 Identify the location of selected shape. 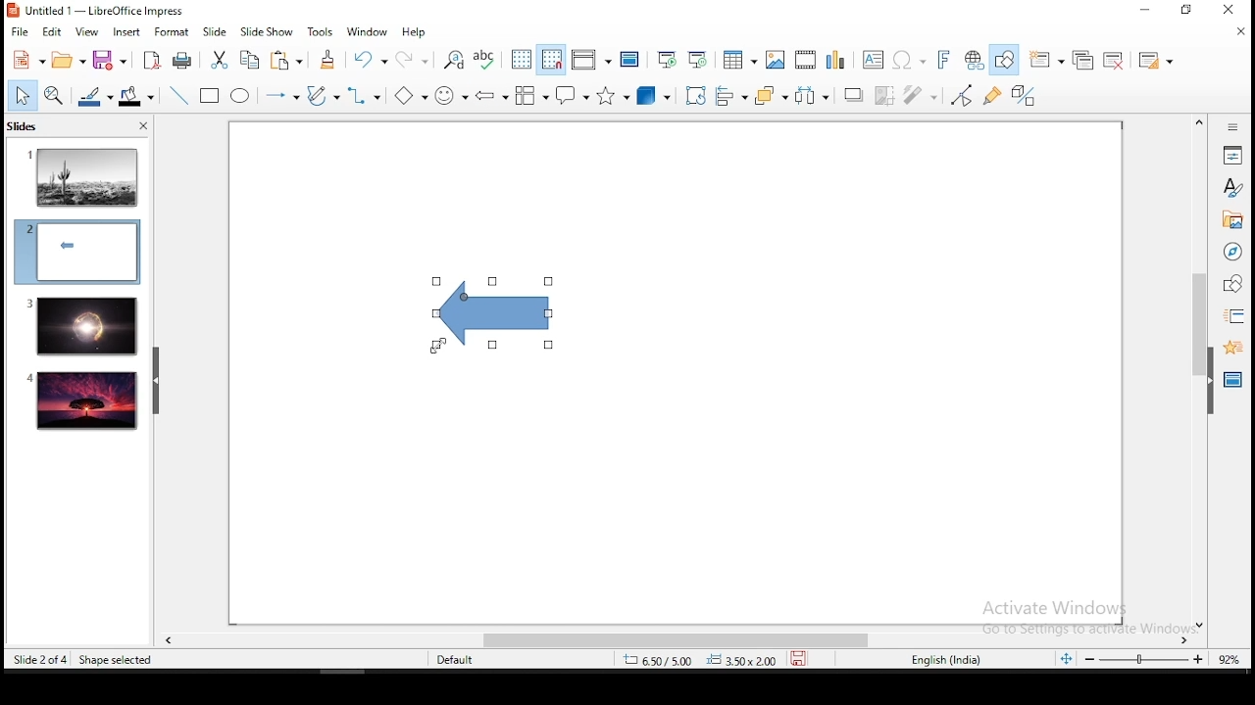
(490, 315).